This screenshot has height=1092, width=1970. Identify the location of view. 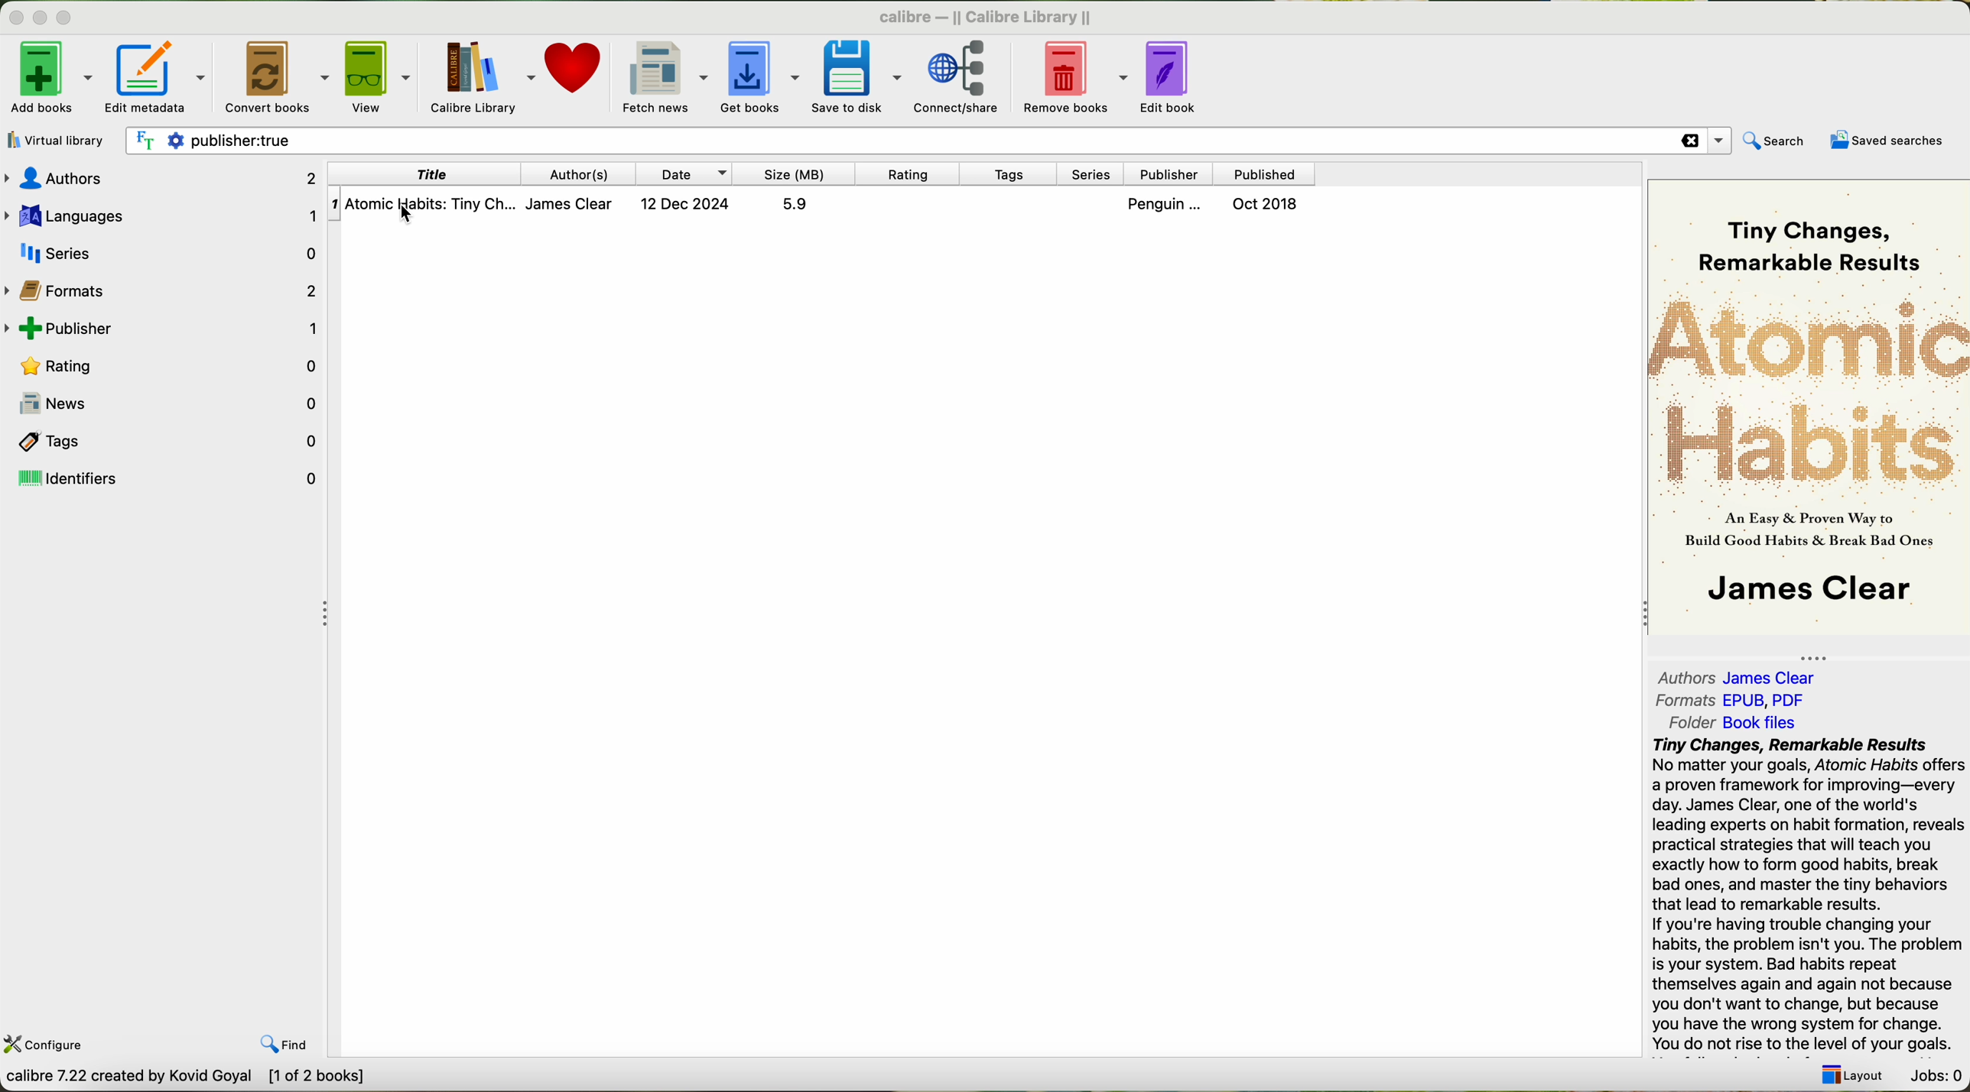
(379, 76).